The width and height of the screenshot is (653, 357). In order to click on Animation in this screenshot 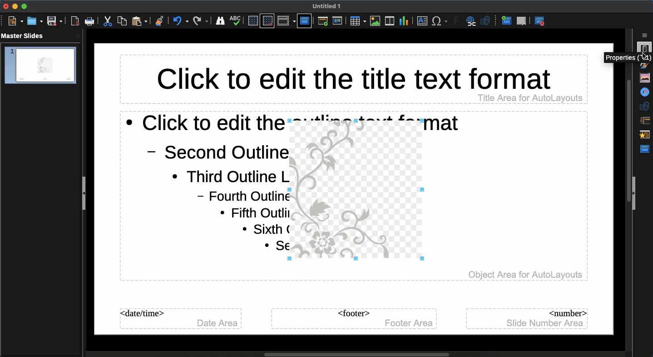, I will do `click(646, 135)`.